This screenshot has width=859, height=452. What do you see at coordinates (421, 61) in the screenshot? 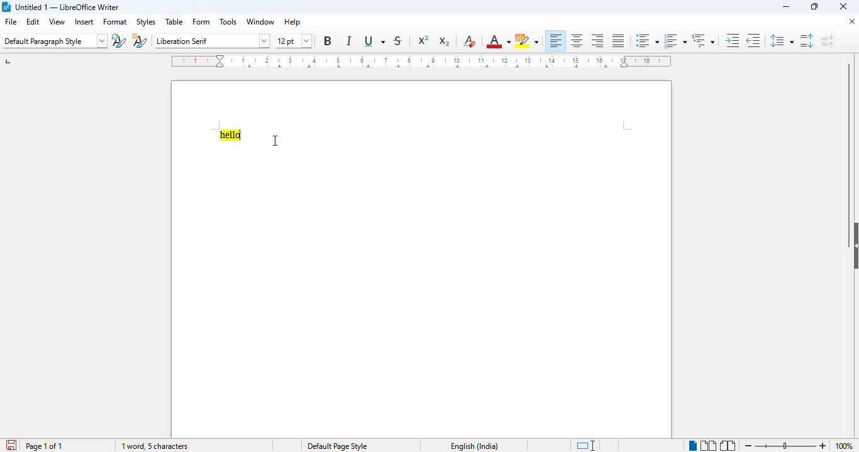
I see `ruler` at bounding box center [421, 61].